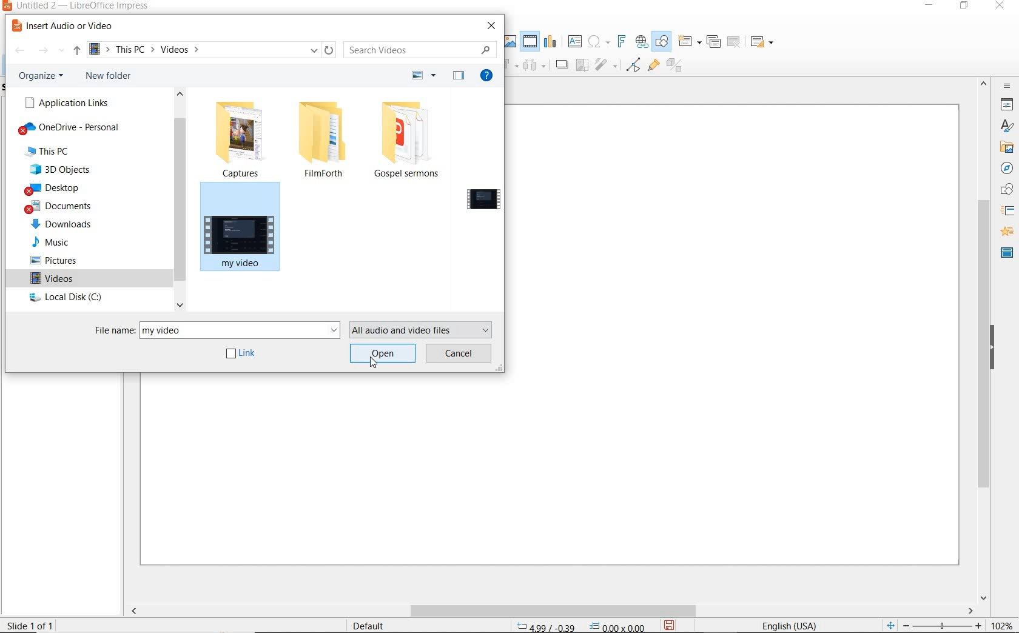 This screenshot has height=633, width=1019. I want to click on INSERT AUDIO OR VIDEO, so click(531, 42).